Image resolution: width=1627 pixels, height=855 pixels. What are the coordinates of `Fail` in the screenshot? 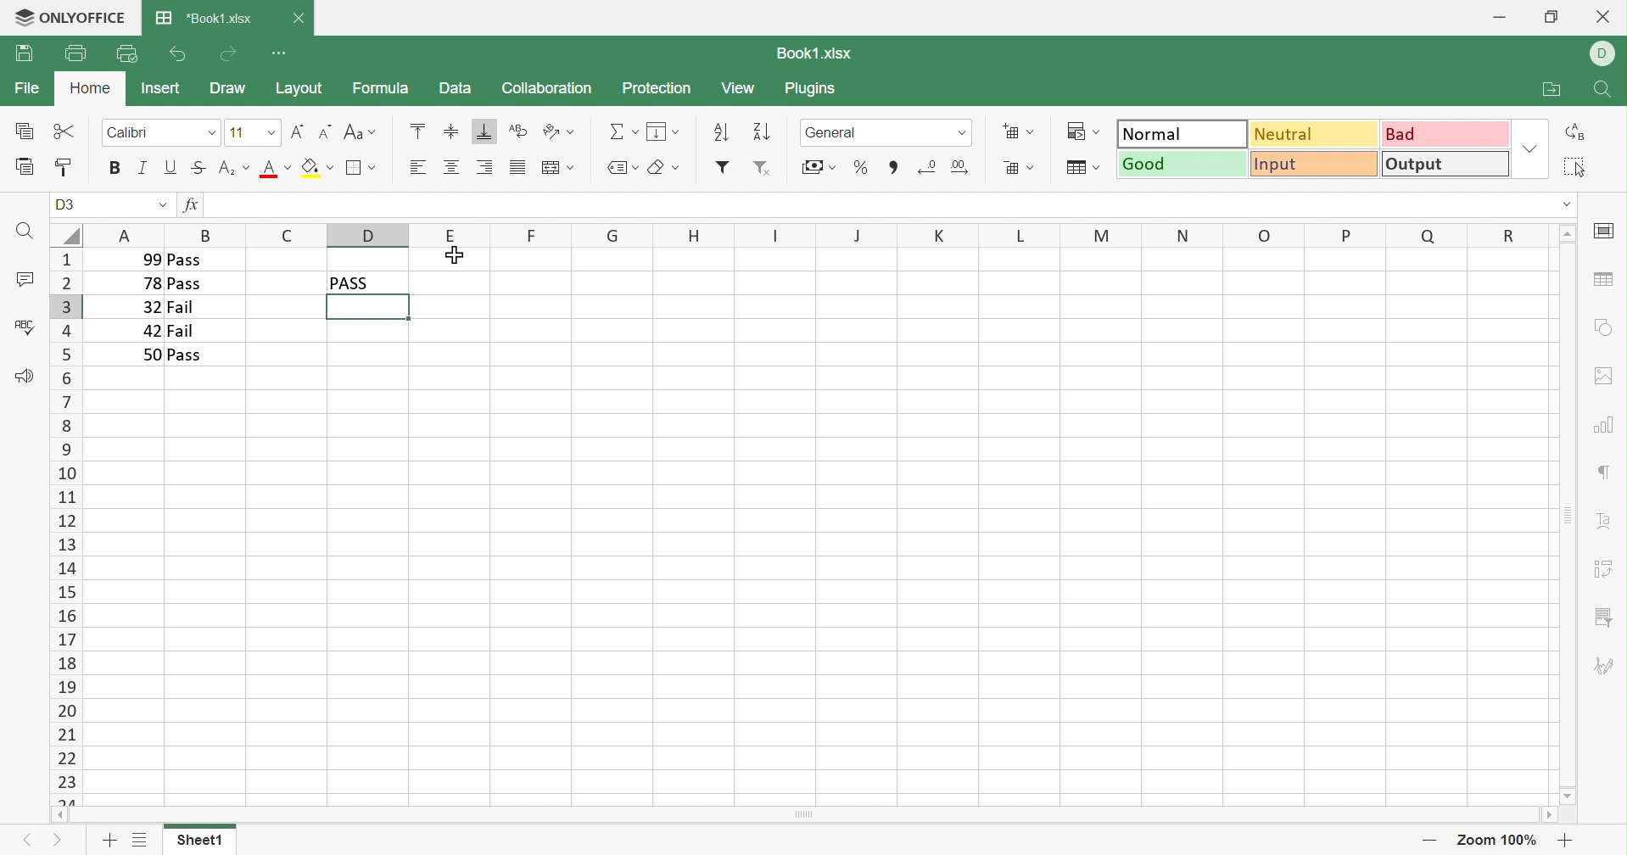 It's located at (183, 331).